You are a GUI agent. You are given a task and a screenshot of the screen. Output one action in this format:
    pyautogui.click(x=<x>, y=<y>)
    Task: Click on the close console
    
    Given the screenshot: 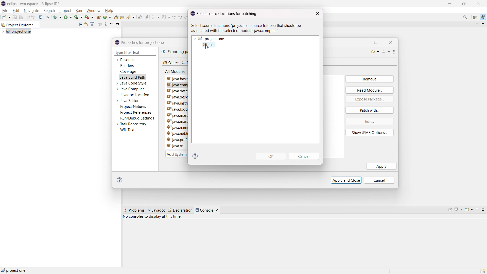 What is the action you would take?
    pyautogui.click(x=217, y=210)
    